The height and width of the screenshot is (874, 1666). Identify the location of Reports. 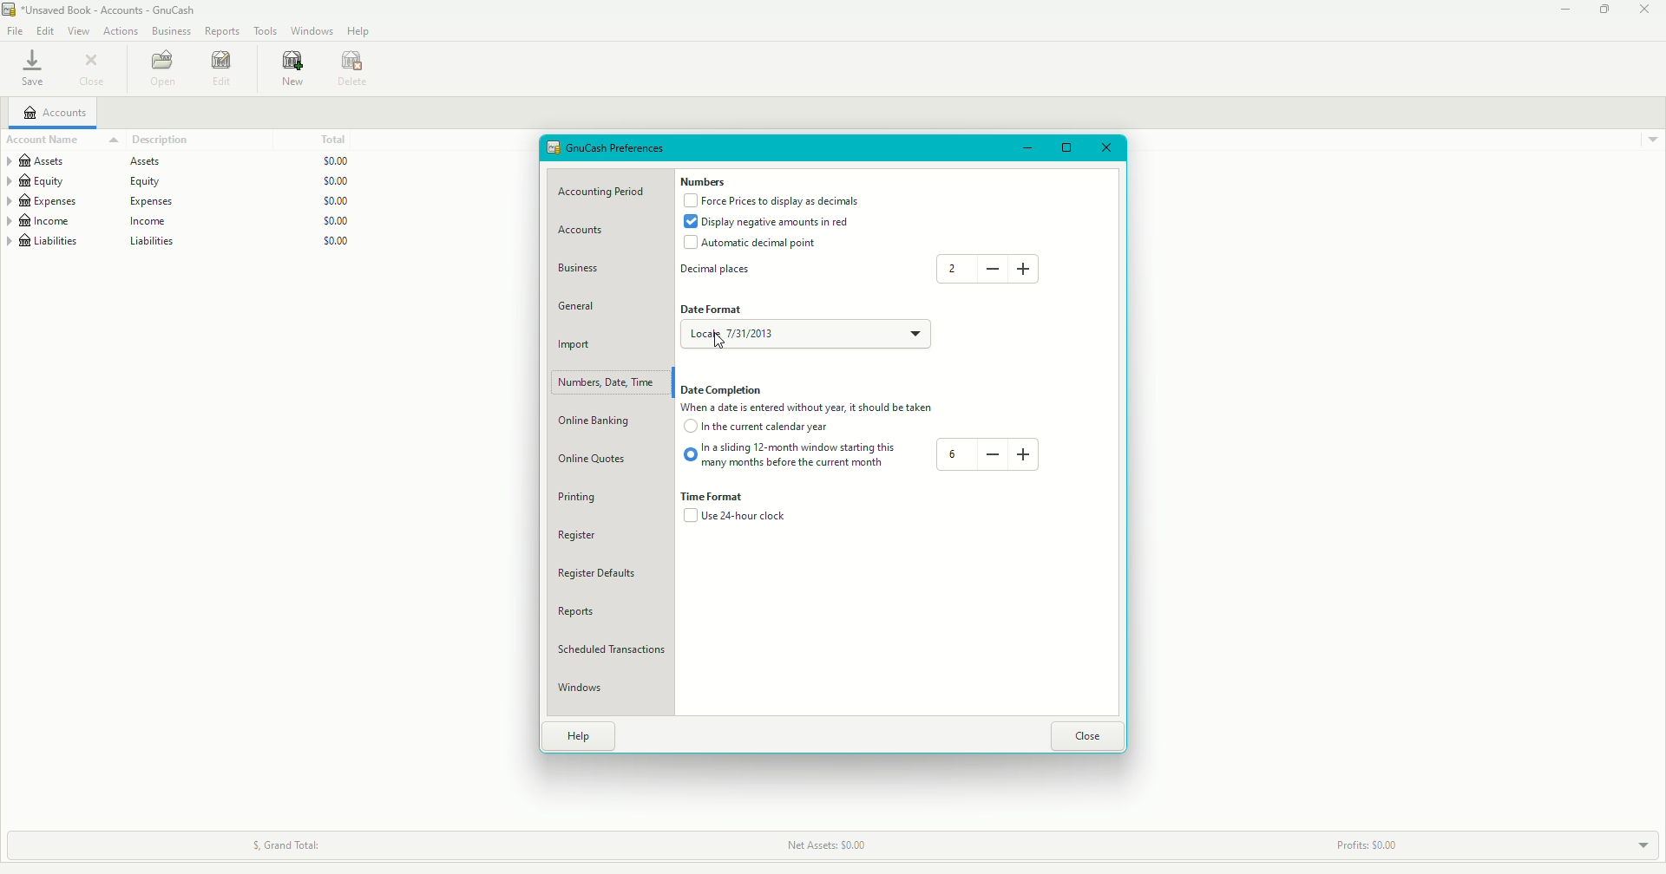
(222, 31).